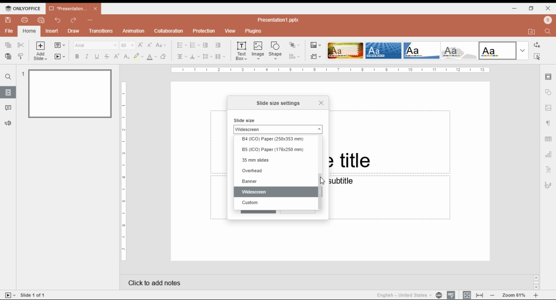 The width and height of the screenshot is (556, 300). What do you see at coordinates (101, 31) in the screenshot?
I see `transitions` at bounding box center [101, 31].